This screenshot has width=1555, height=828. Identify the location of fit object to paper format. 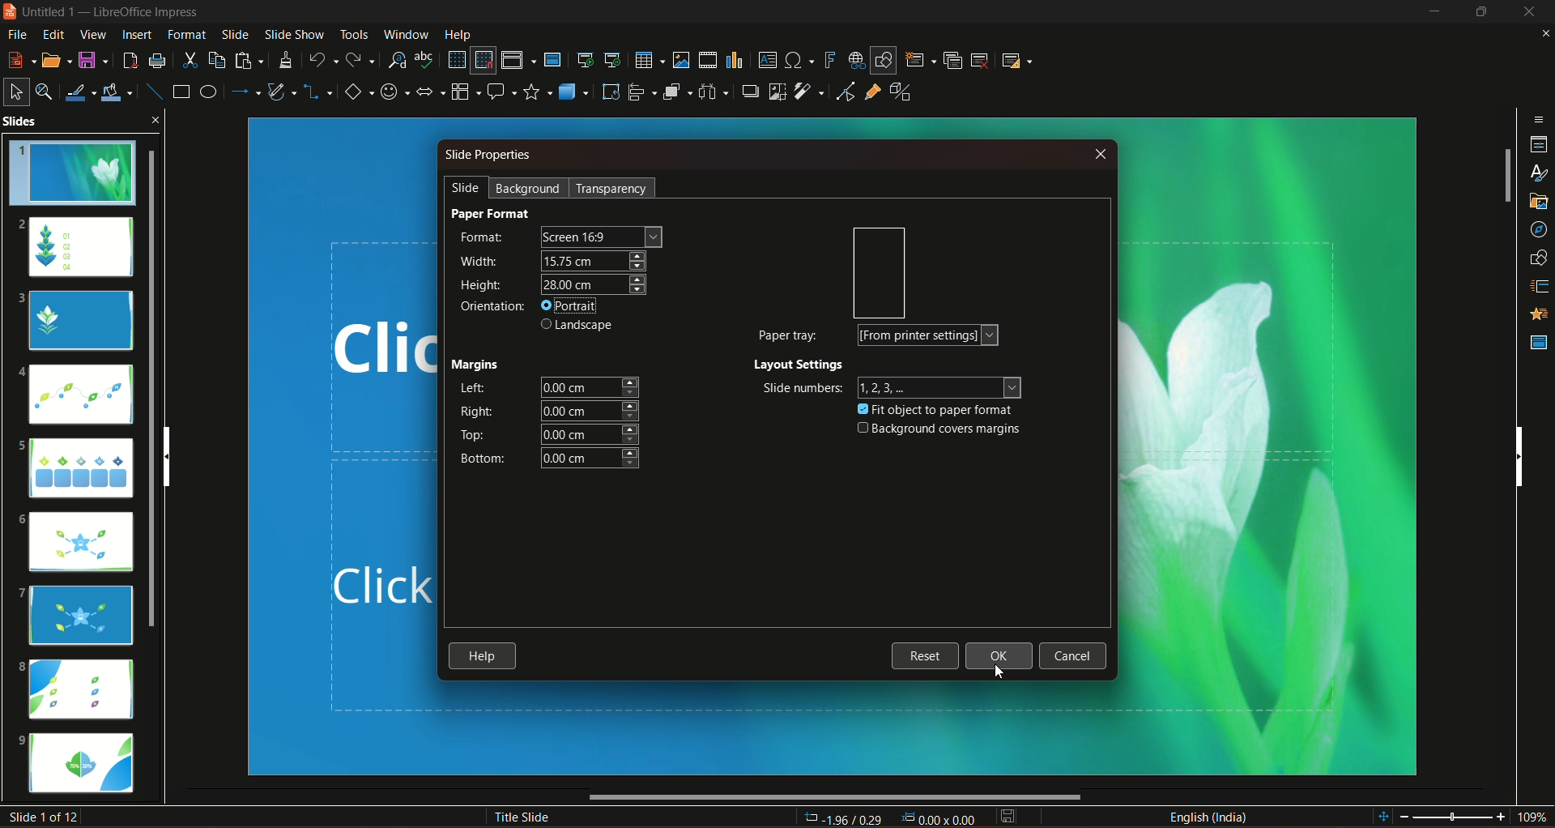
(937, 408).